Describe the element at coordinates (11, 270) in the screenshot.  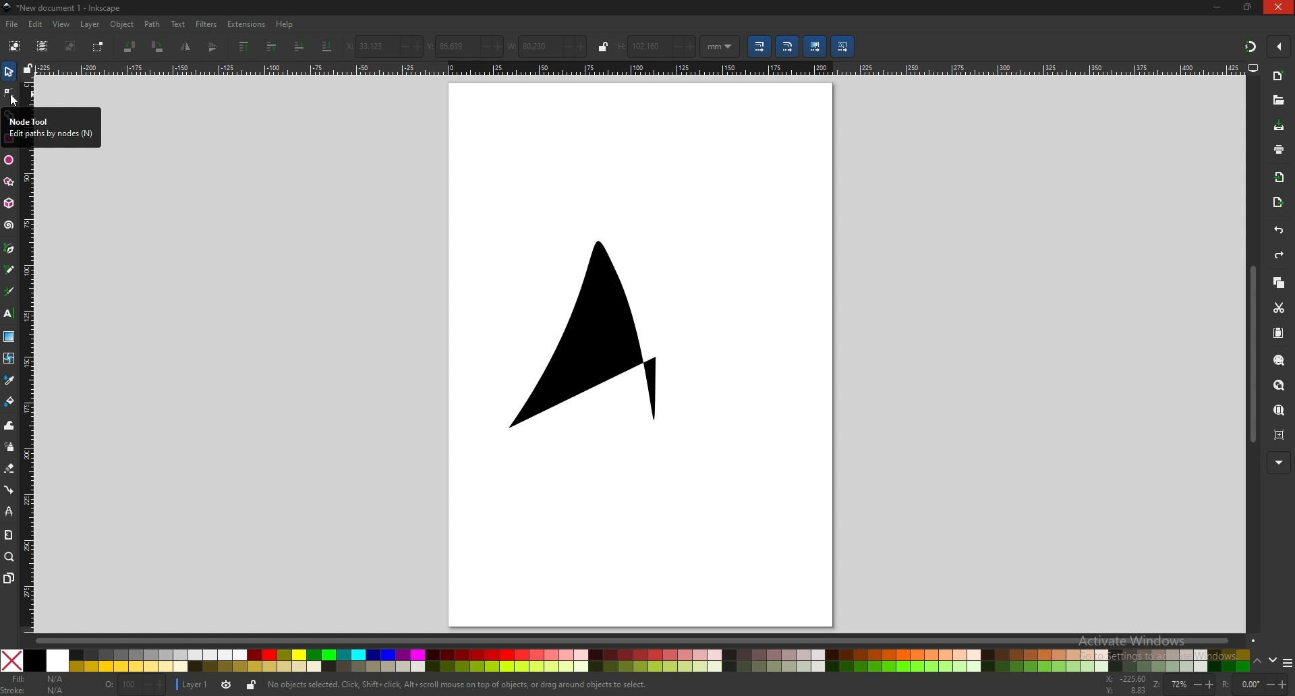
I see `pencil` at that location.